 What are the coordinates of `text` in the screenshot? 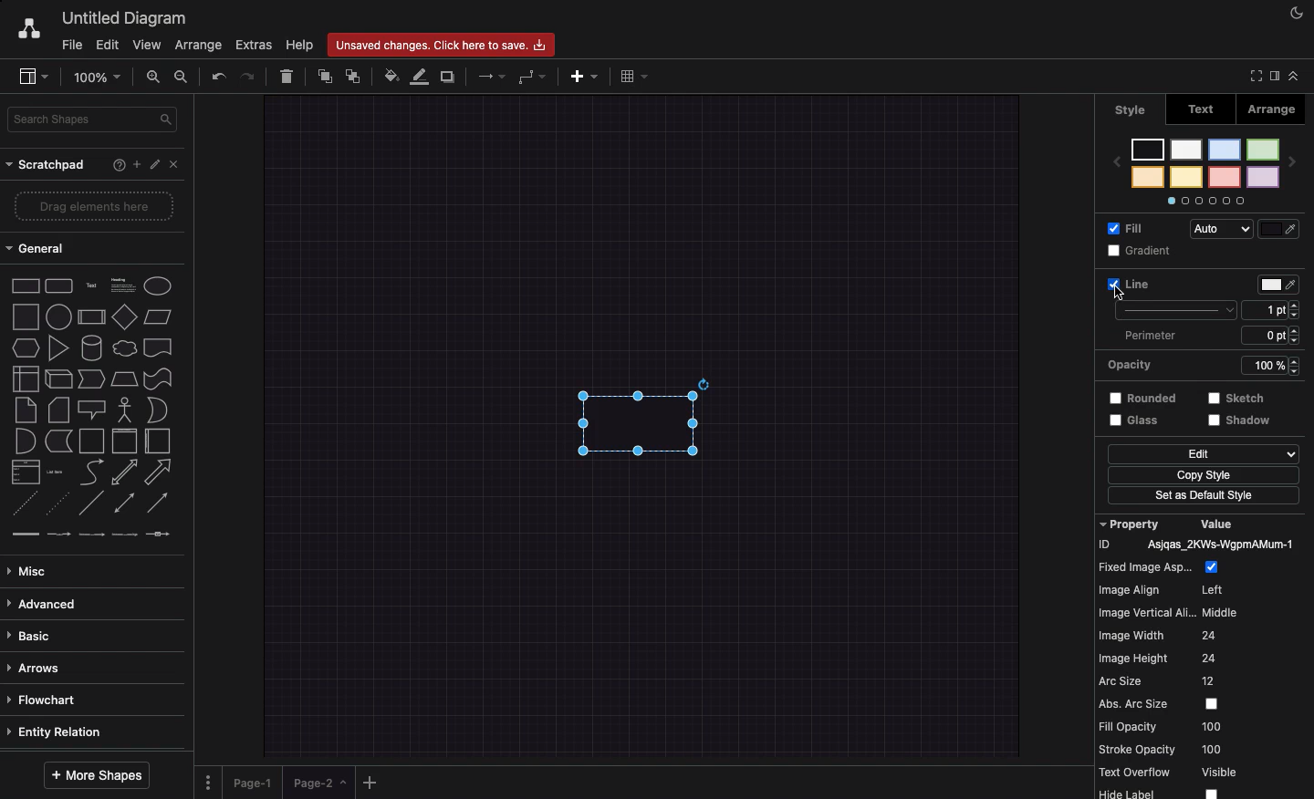 It's located at (90, 285).